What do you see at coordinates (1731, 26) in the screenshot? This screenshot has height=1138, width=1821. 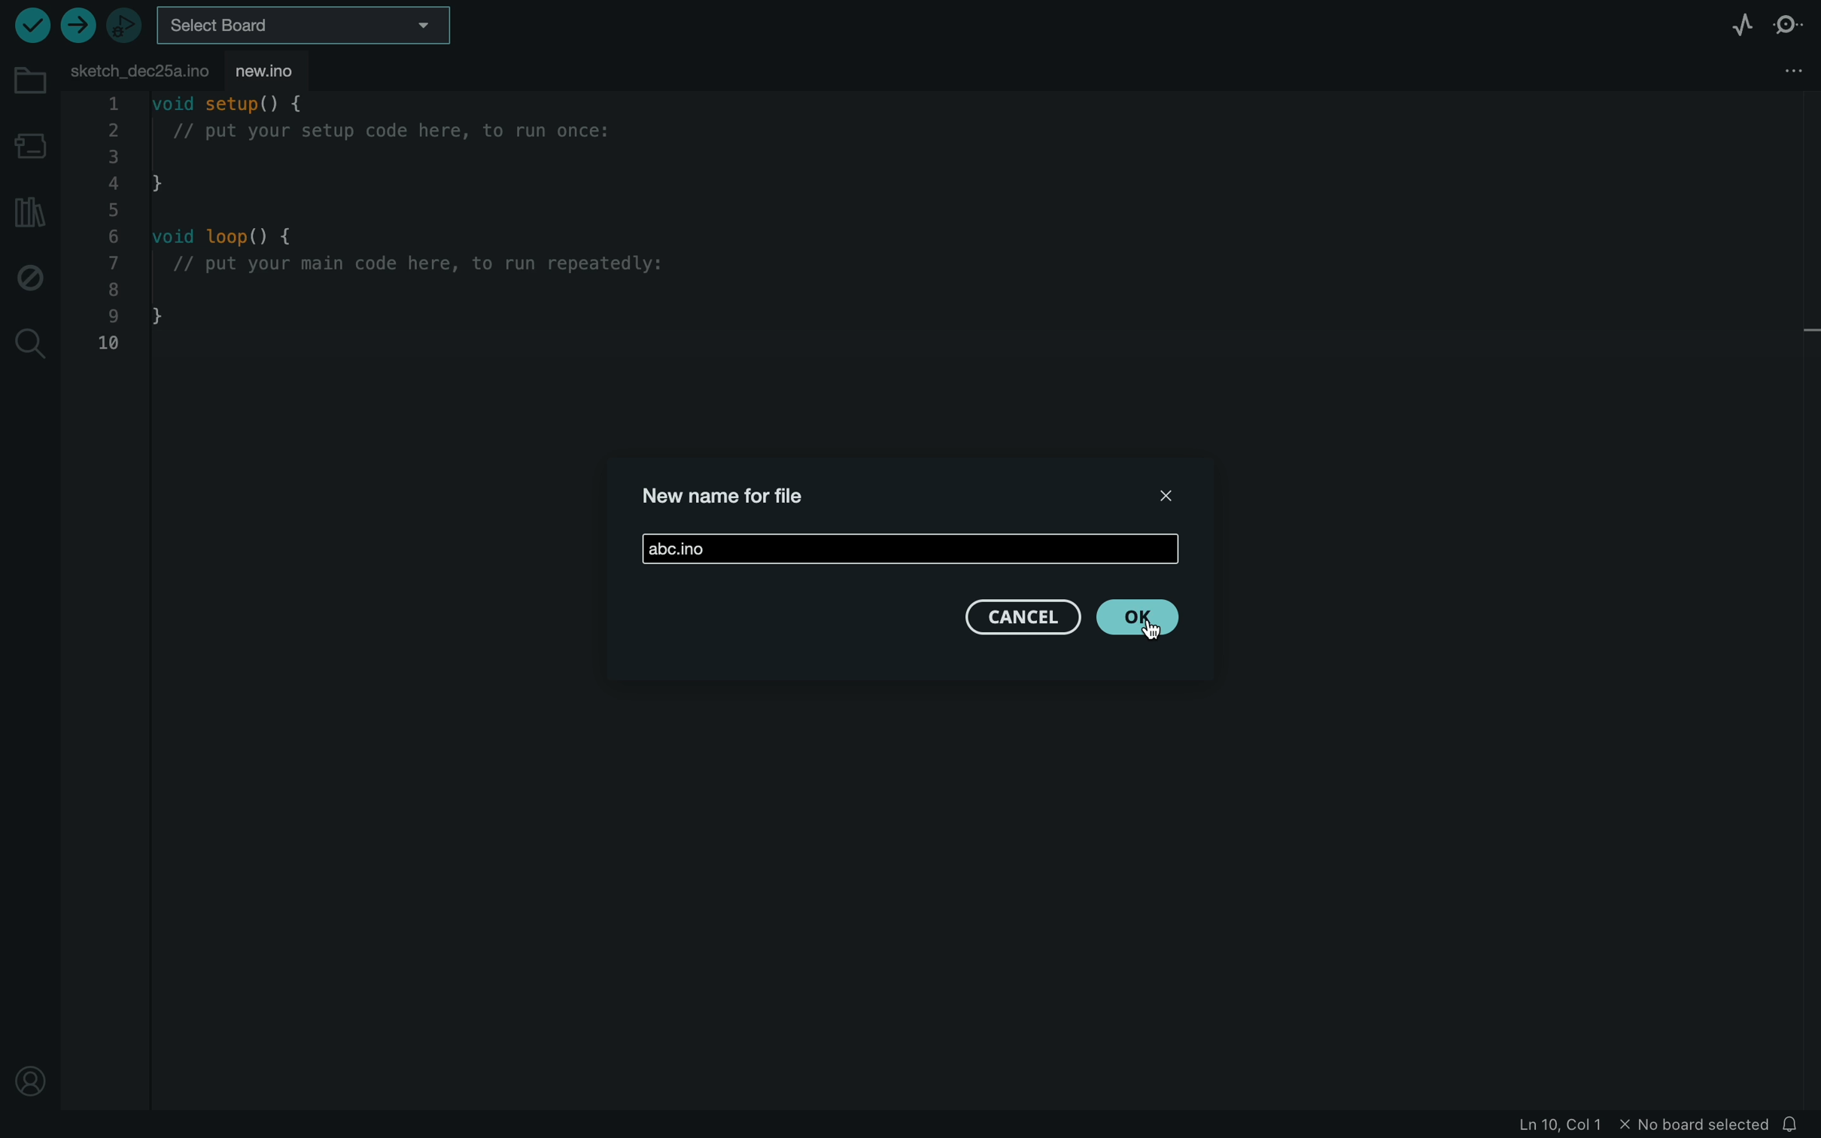 I see `serial plotter` at bounding box center [1731, 26].